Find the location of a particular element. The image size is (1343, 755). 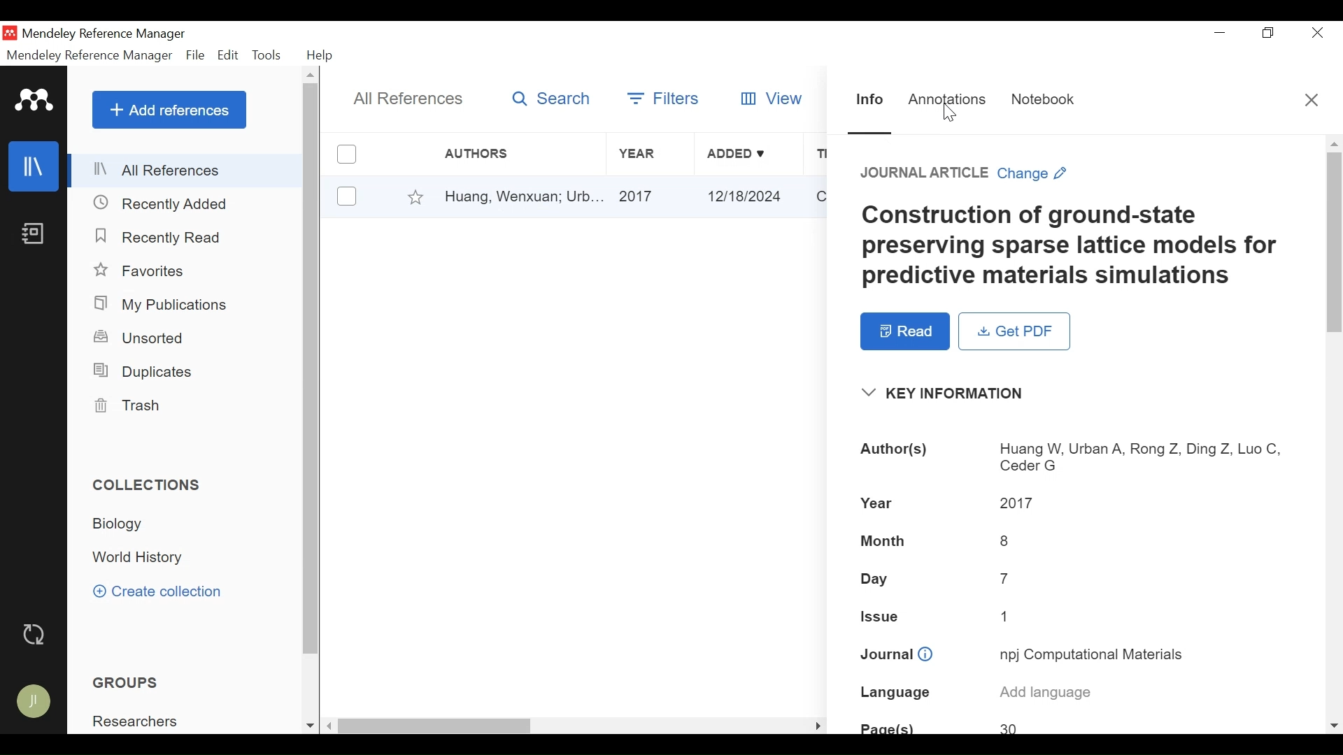

Language is located at coordinates (896, 693).